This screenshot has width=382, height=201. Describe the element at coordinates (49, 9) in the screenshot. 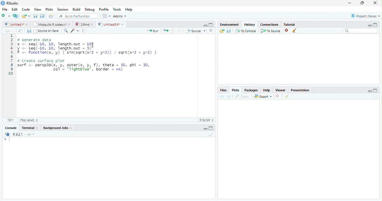

I see `Plots` at that location.